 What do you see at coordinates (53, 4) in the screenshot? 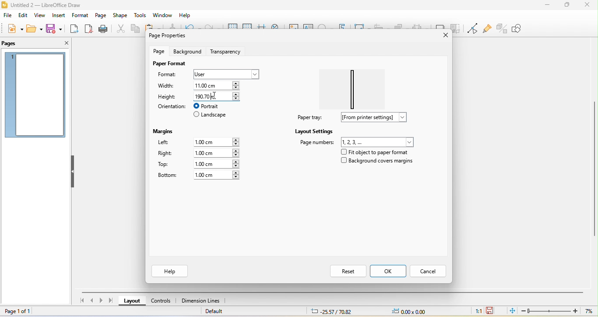
I see `title` at bounding box center [53, 4].